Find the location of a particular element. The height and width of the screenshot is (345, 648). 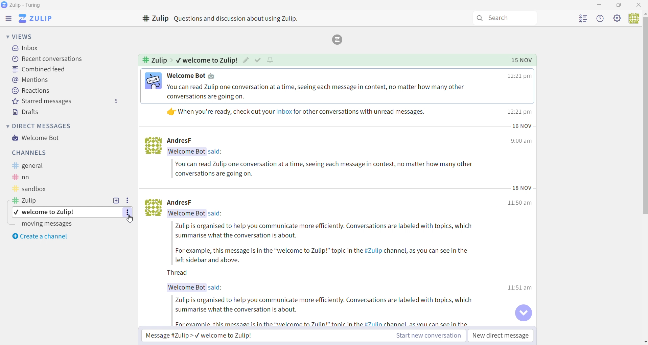

Text is located at coordinates (241, 19).